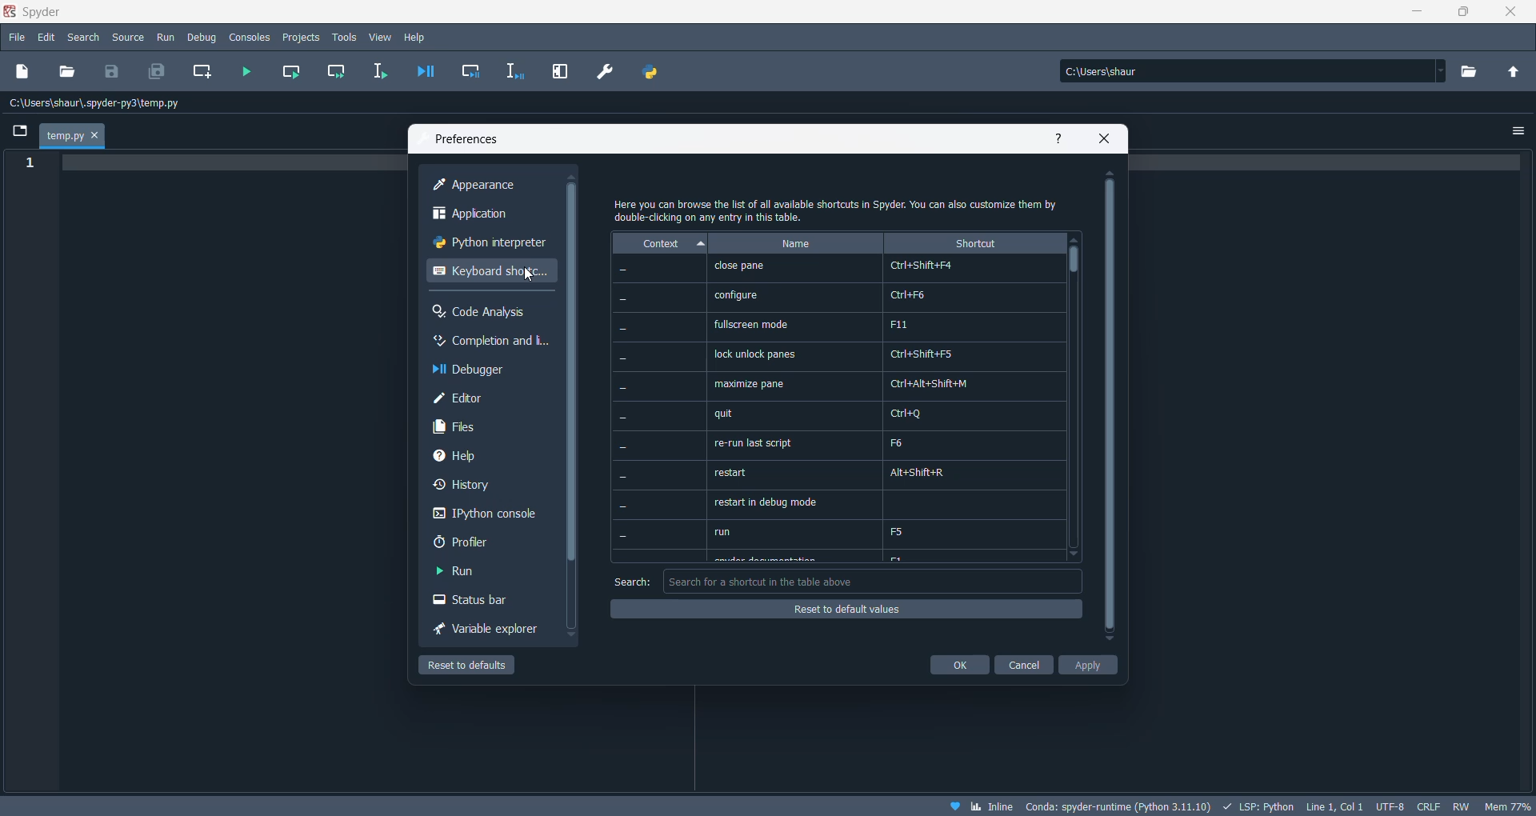 The height and width of the screenshot is (816, 1536). I want to click on spider version, so click(1116, 804).